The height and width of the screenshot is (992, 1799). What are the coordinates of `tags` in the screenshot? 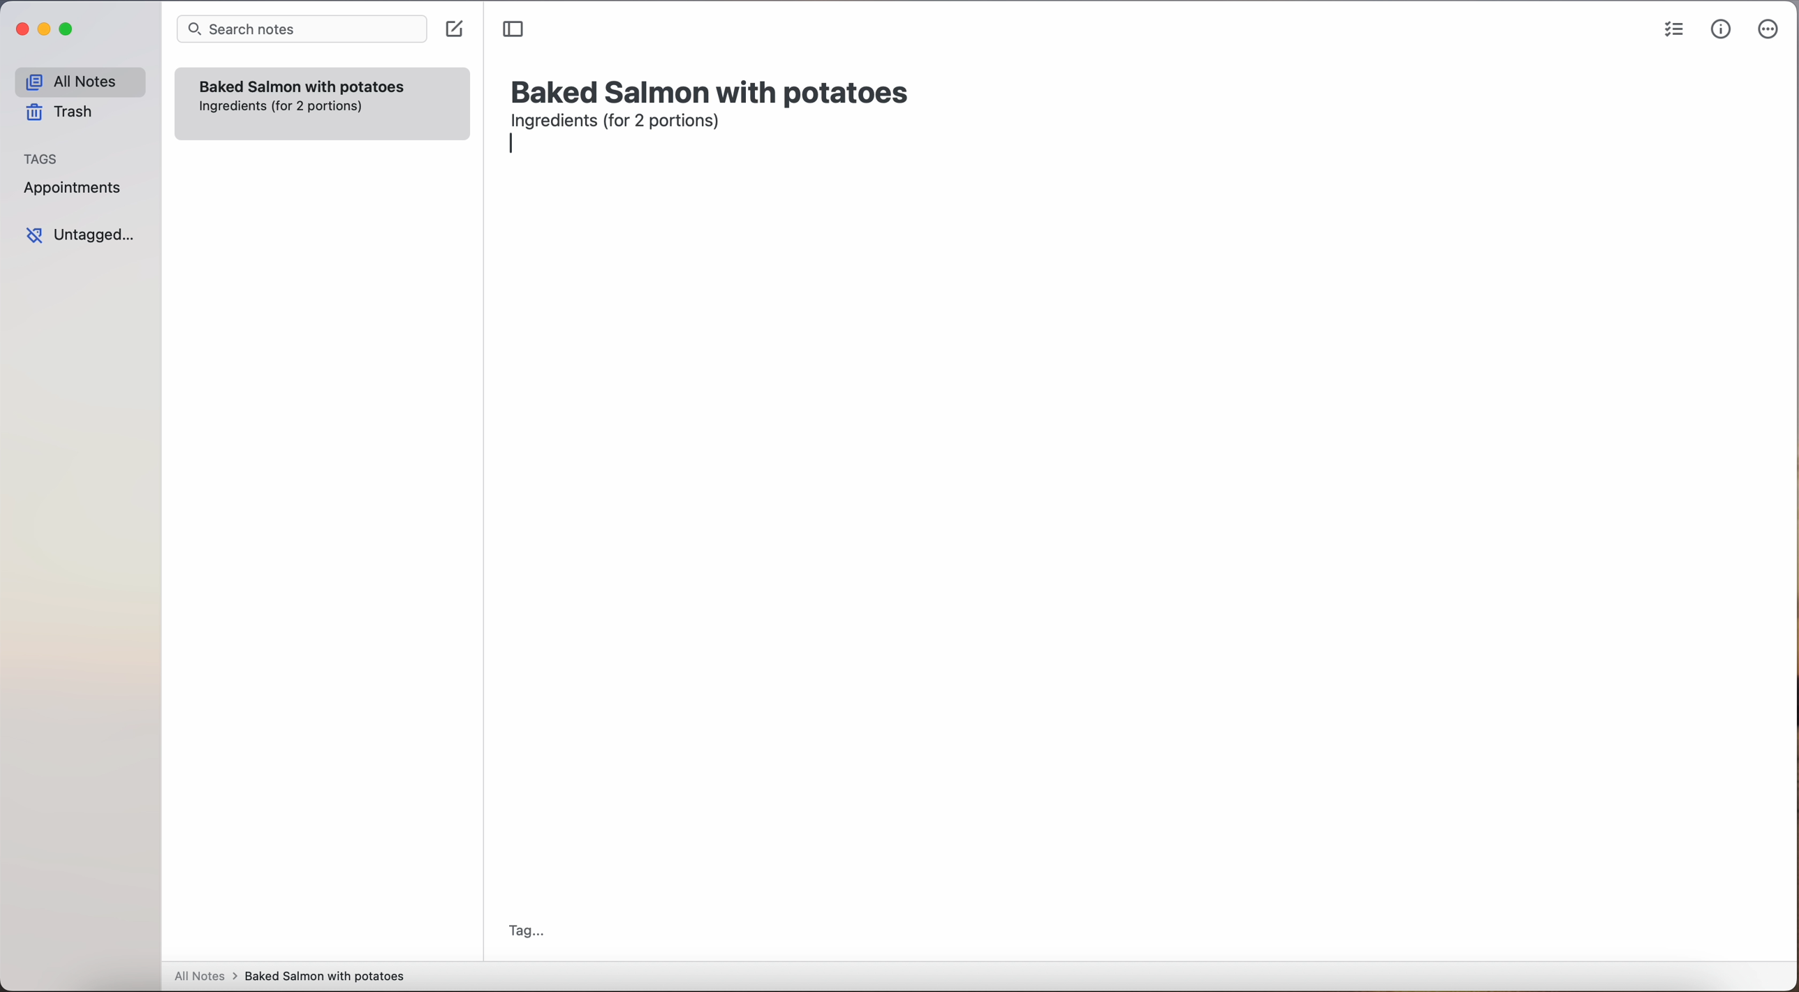 It's located at (41, 157).